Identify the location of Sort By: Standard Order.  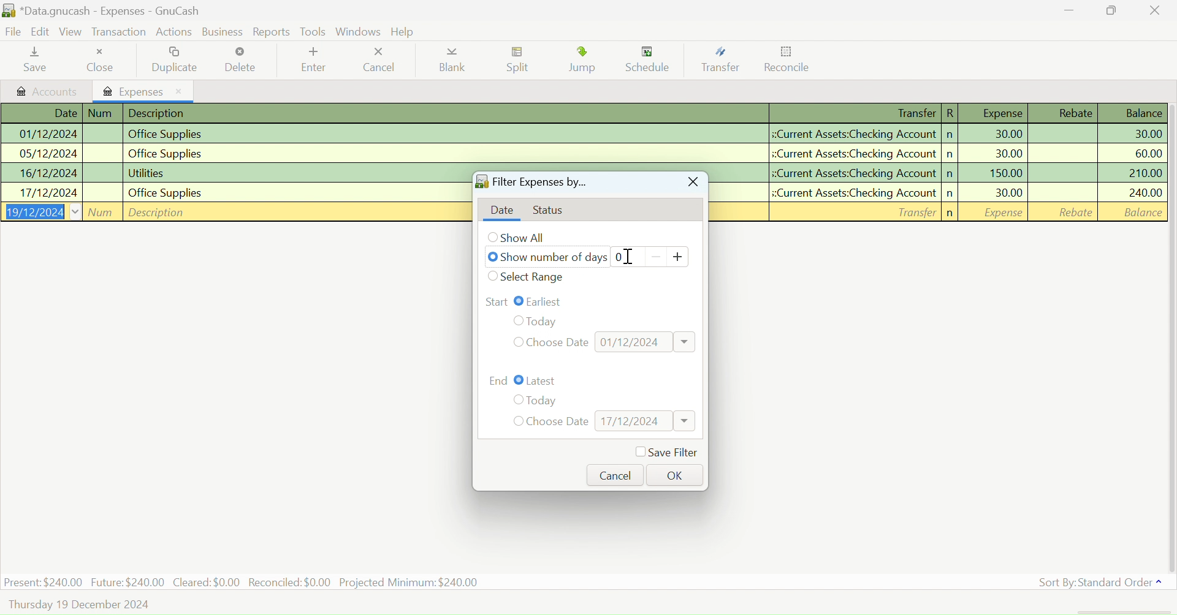
(1097, 583).